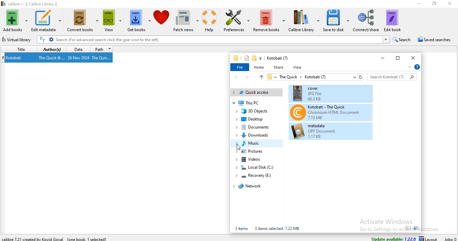 The width and height of the screenshot is (458, 241). Describe the element at coordinates (161, 20) in the screenshot. I see `donate to calibre` at that location.